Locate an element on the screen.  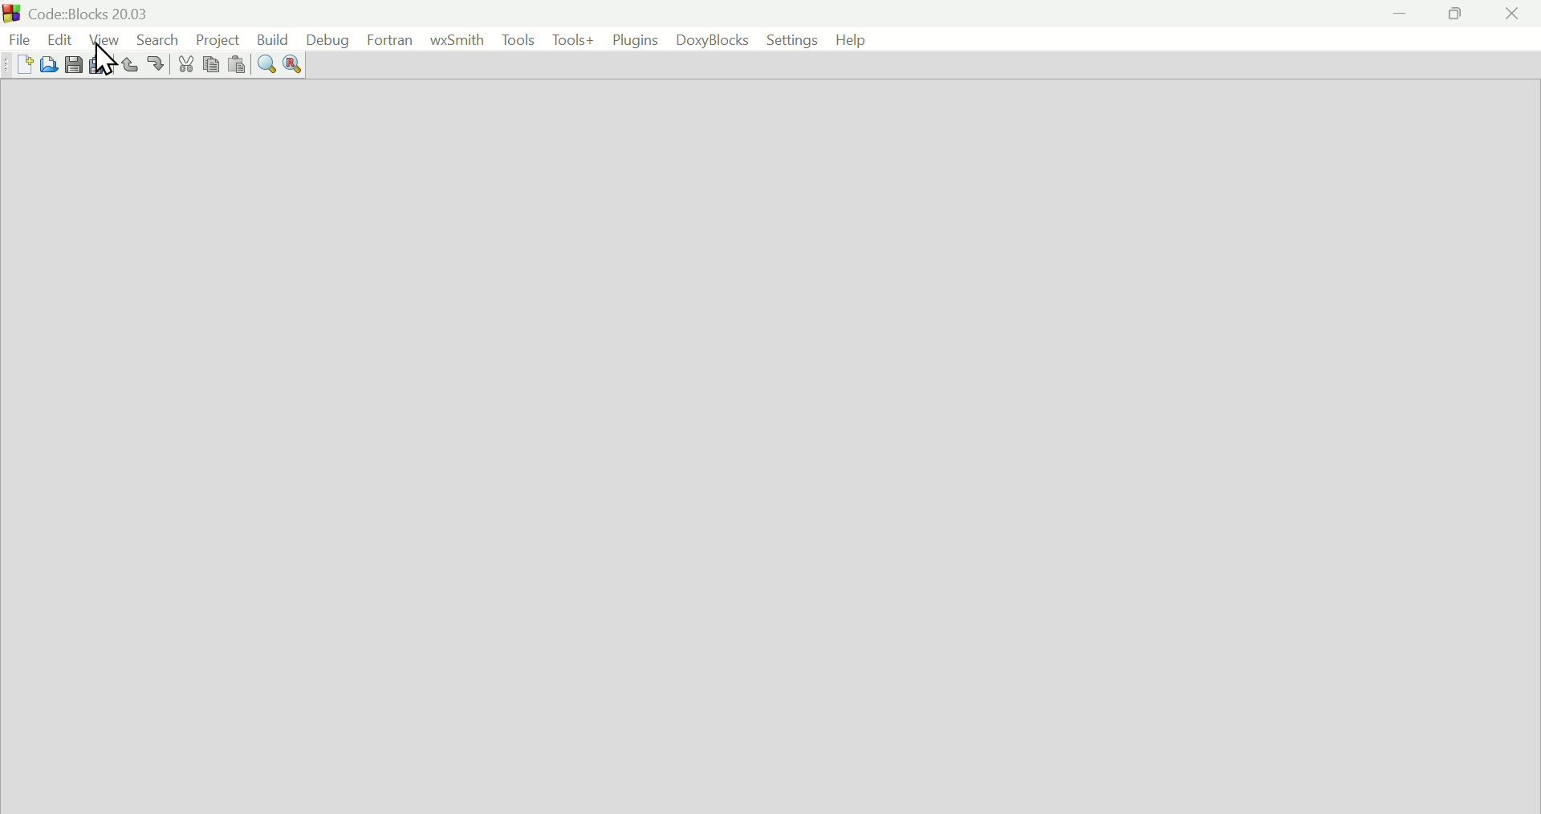
Code: Blocks Version is located at coordinates (92, 11).